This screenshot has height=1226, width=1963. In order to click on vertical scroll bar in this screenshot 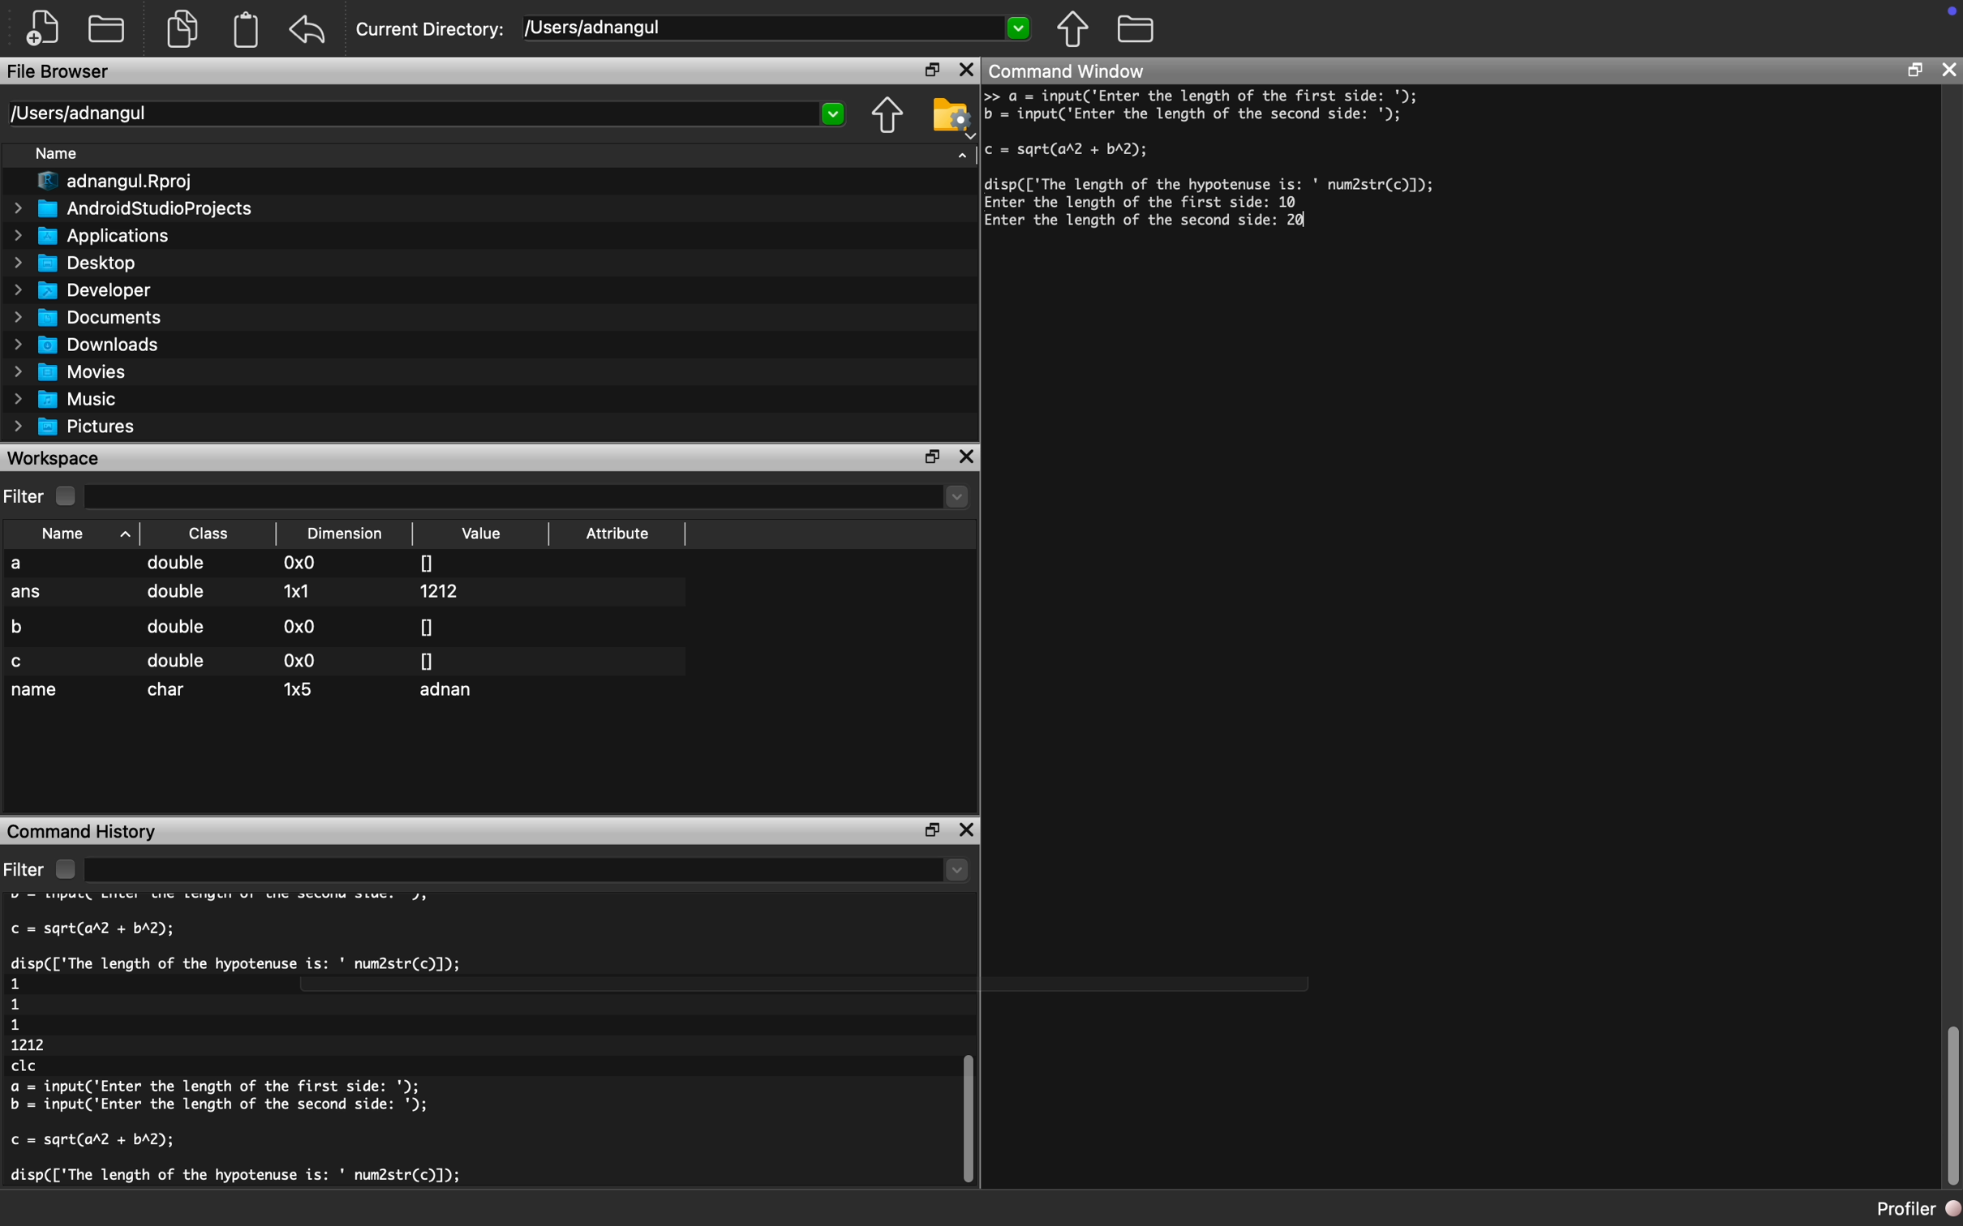, I will do `click(1952, 1108)`.